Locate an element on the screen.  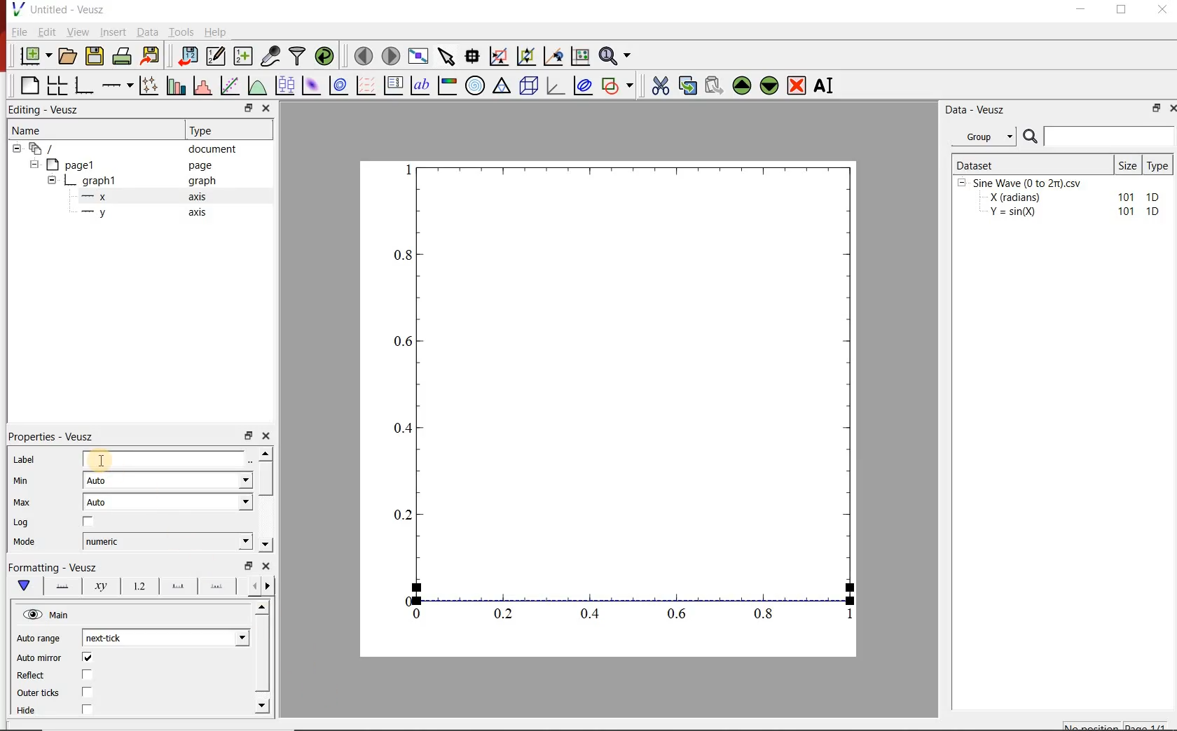
click to recentre graph is located at coordinates (553, 54).